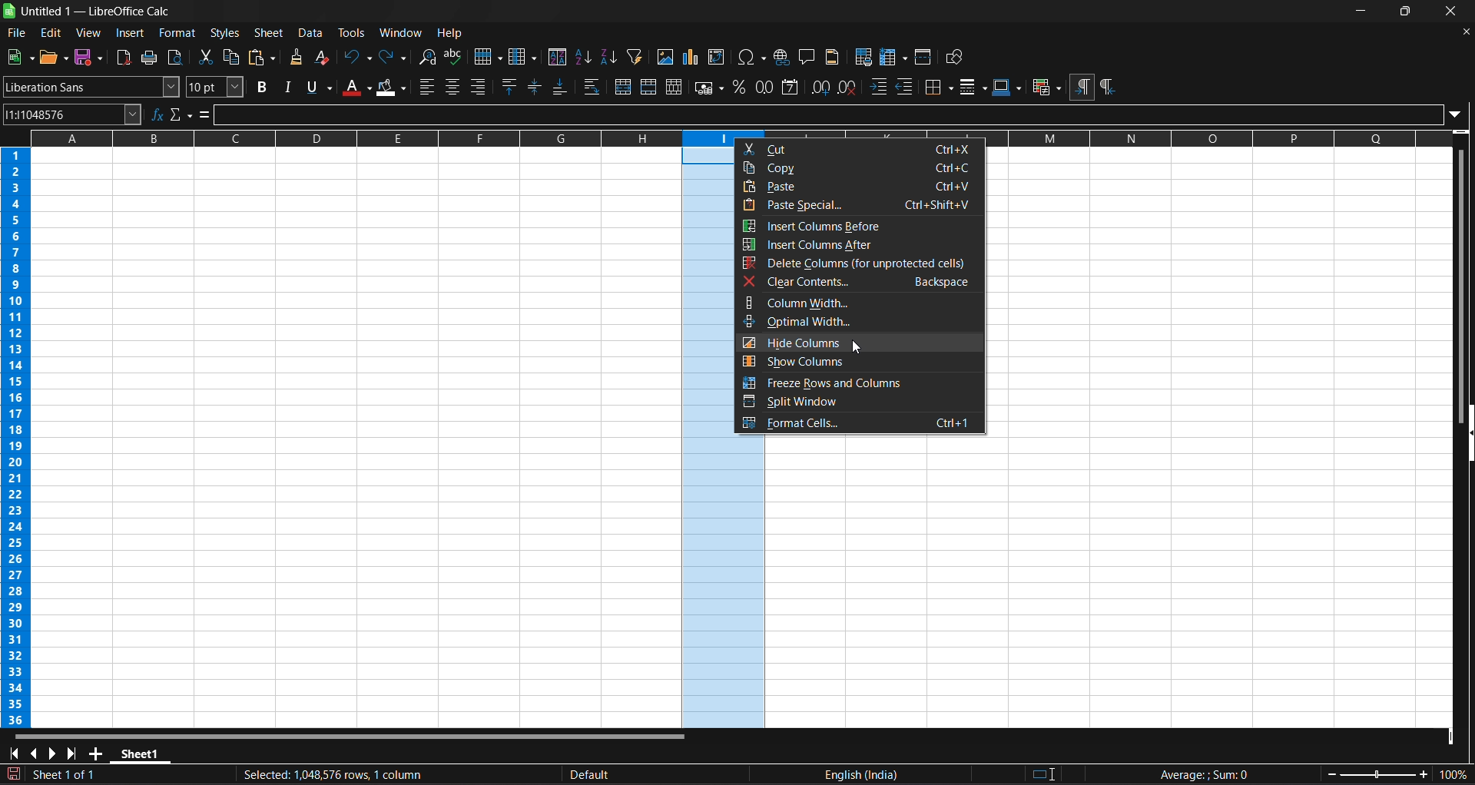  What do you see at coordinates (10, 11) in the screenshot?
I see `logo` at bounding box center [10, 11].